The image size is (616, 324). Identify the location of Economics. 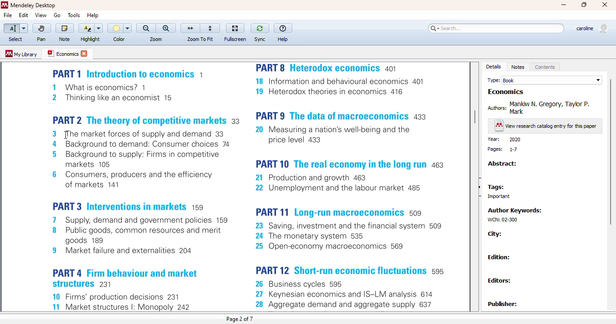
(506, 91).